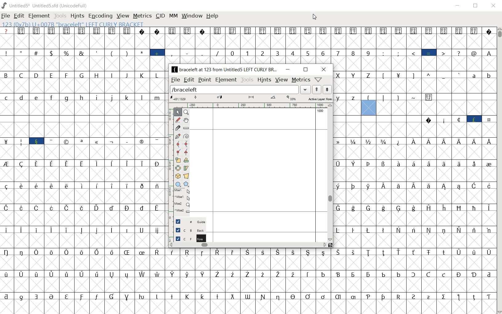 This screenshot has height=314, width=502. Describe the element at coordinates (315, 17) in the screenshot. I see `cursor` at that location.